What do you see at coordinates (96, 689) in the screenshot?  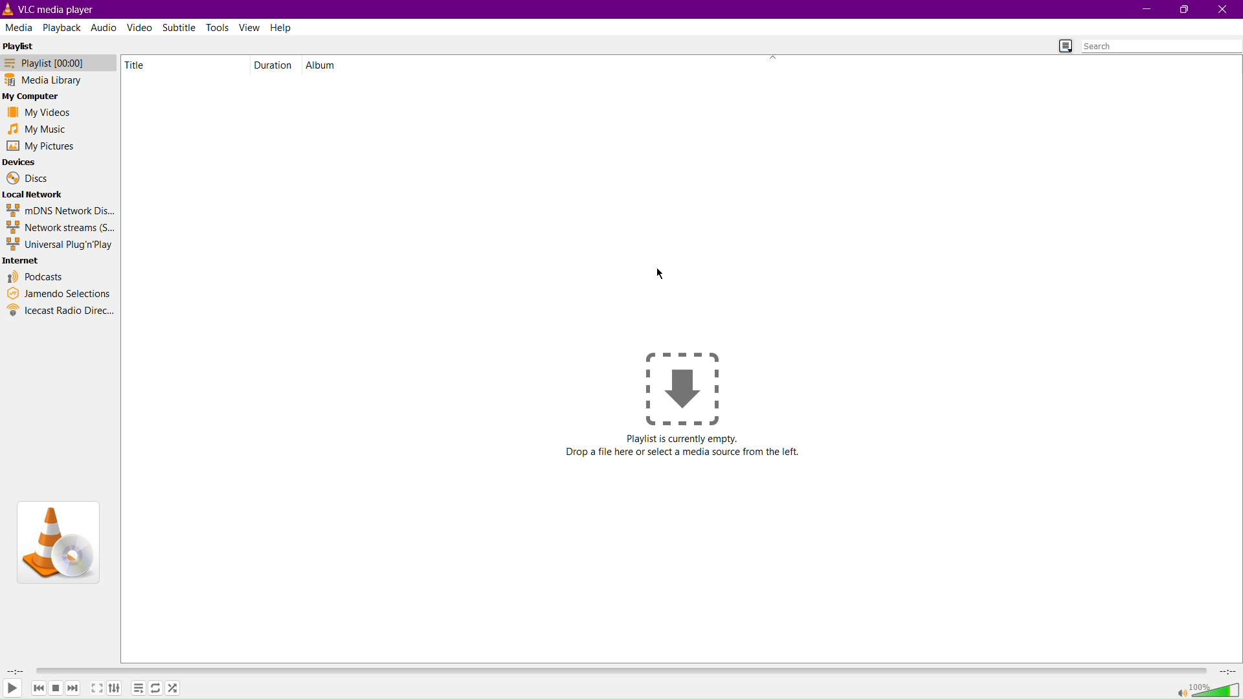 I see `Fullscreen` at bounding box center [96, 689].